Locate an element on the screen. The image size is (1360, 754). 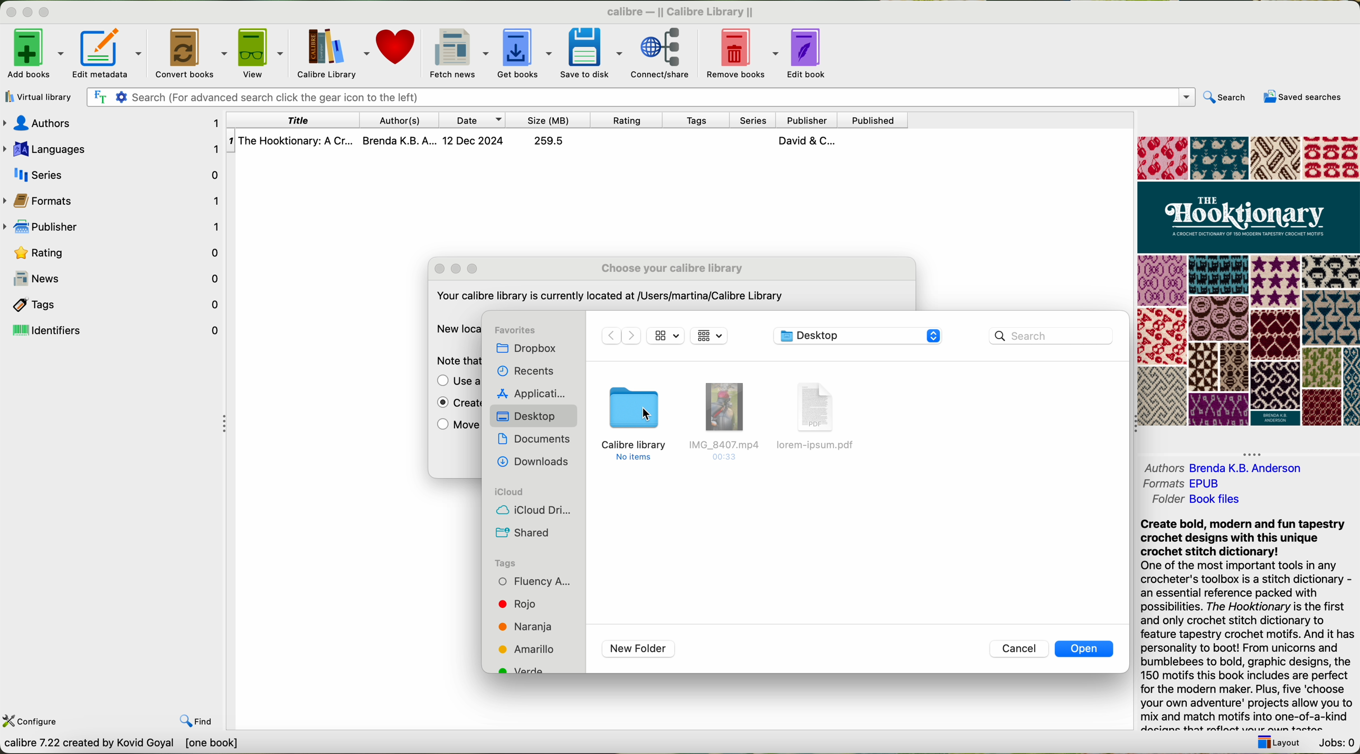
hide is located at coordinates (224, 422).